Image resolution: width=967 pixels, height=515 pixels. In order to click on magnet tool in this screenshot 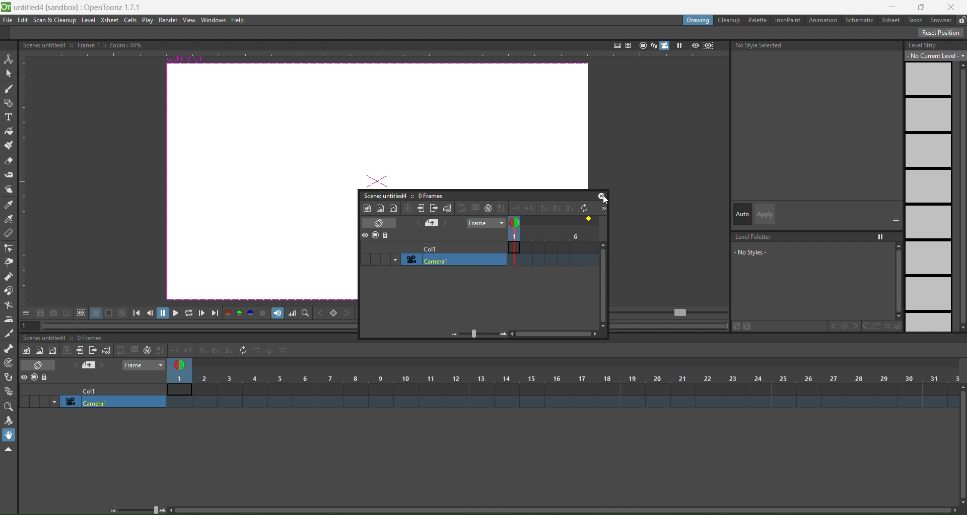, I will do `click(9, 290)`.